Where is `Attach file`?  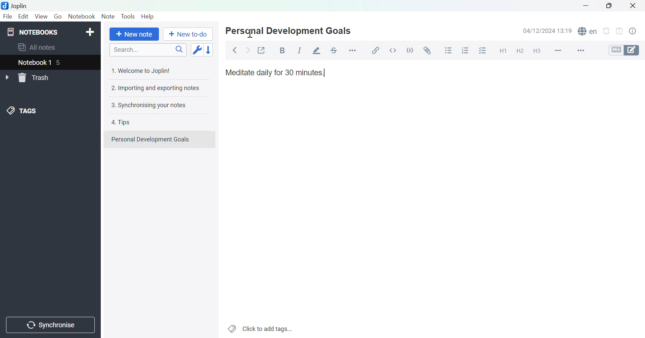
Attach file is located at coordinates (426, 51).